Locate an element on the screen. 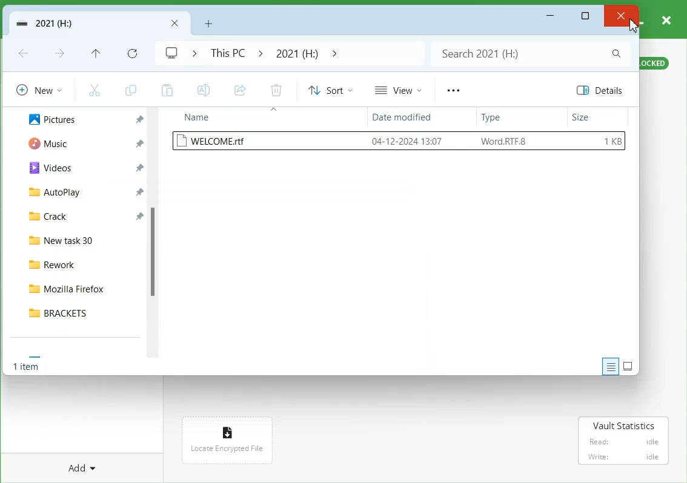  View  is located at coordinates (397, 90).